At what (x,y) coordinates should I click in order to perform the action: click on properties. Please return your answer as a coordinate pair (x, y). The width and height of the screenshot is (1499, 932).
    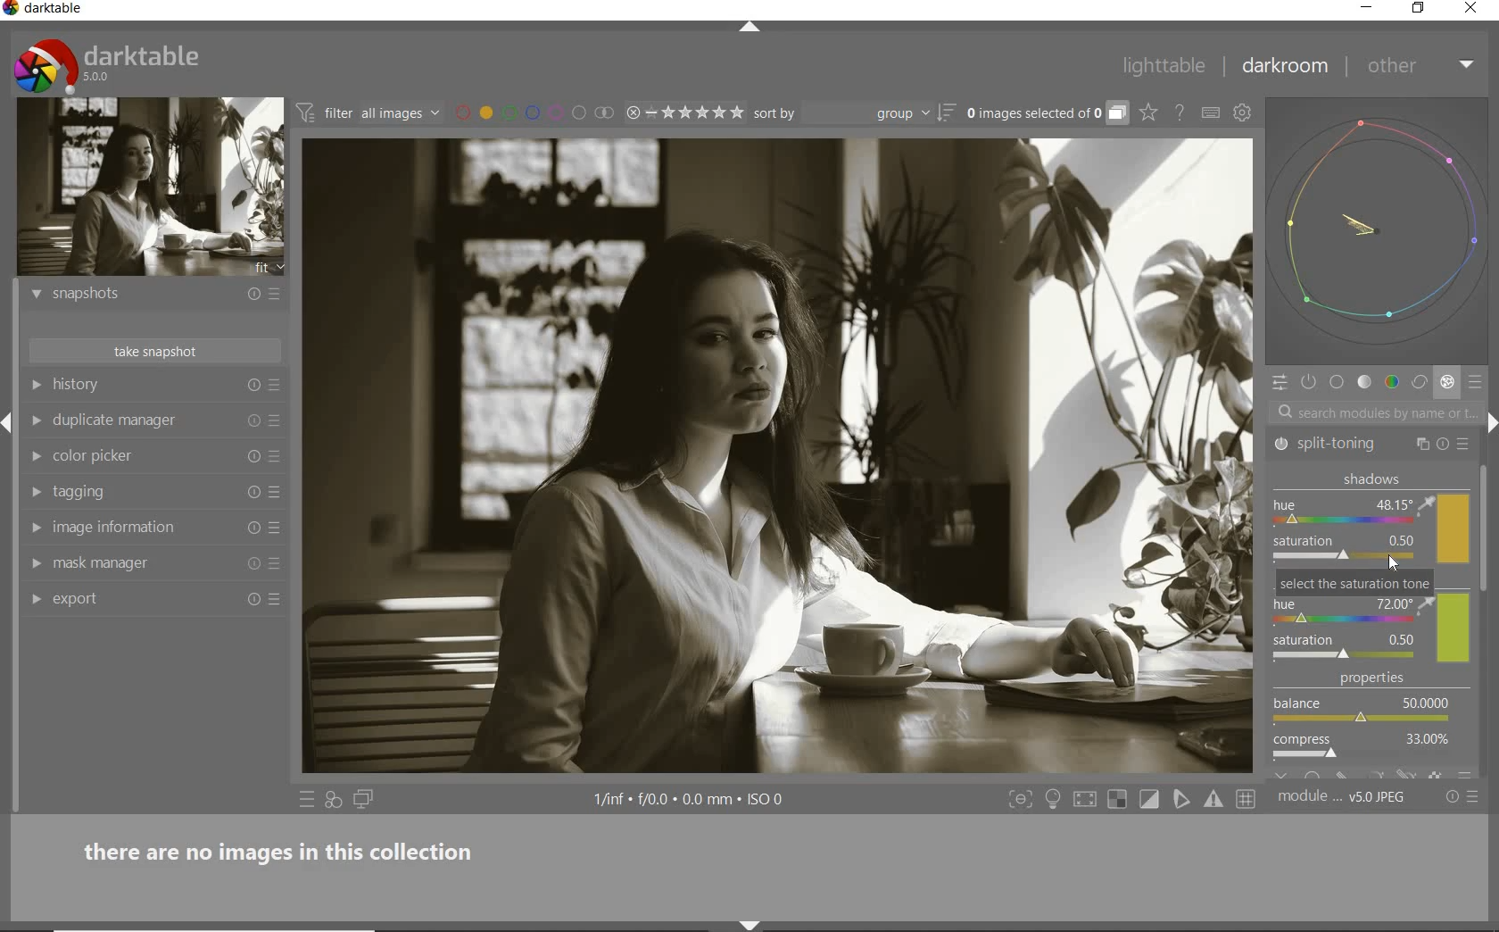
    Looking at the image, I should click on (1370, 725).